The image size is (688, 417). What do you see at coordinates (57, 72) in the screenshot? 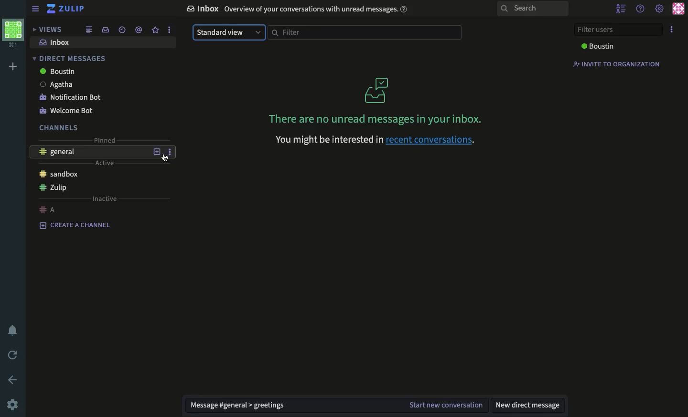
I see `boutsin` at bounding box center [57, 72].